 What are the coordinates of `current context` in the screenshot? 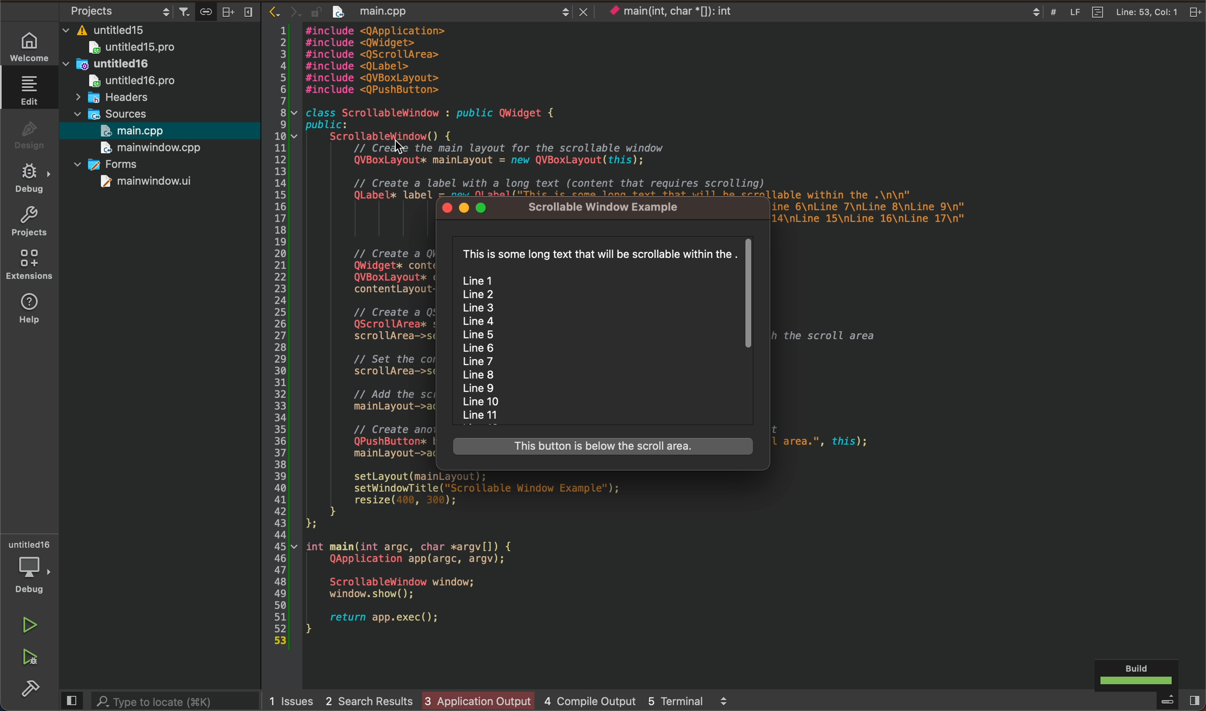 It's located at (683, 13).